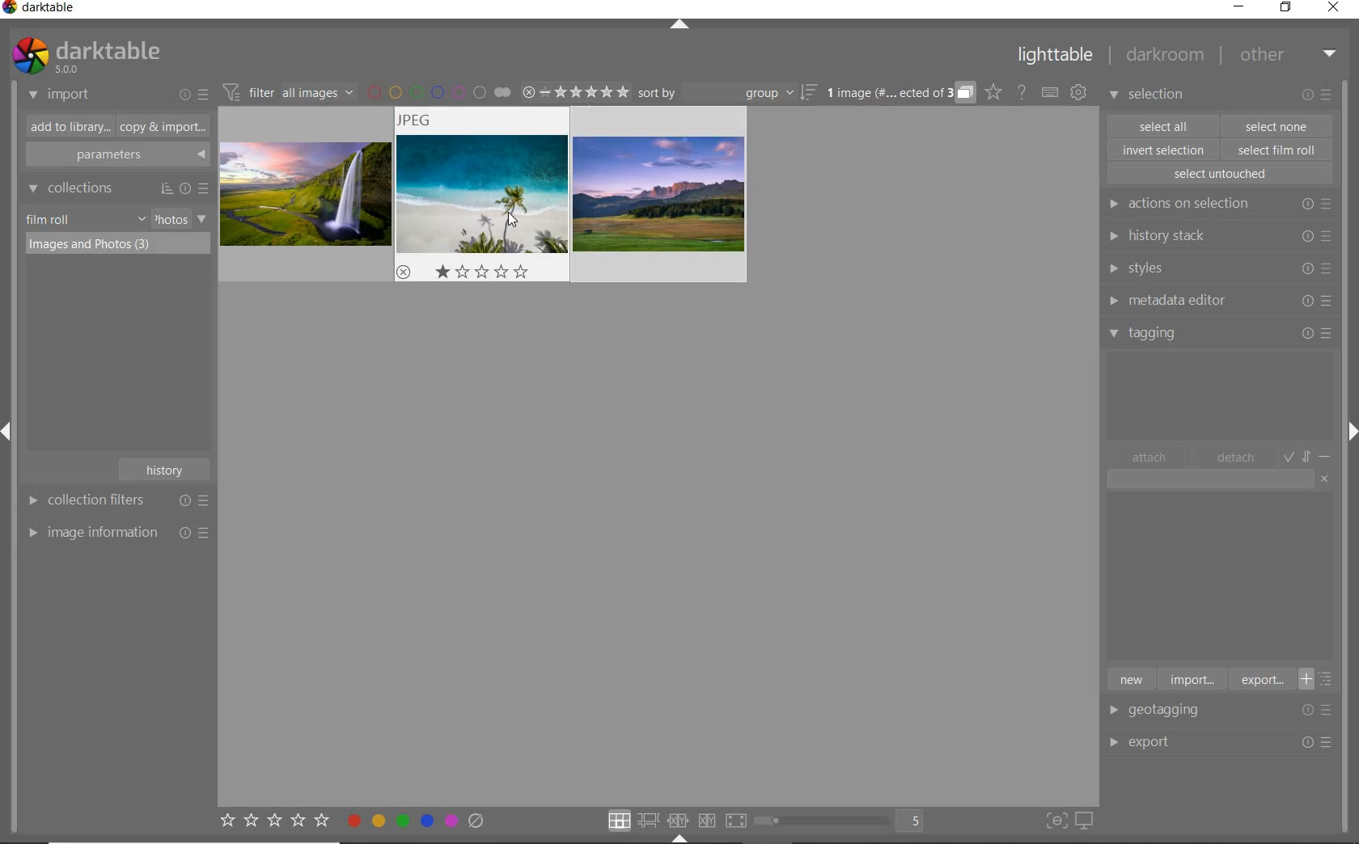  Describe the element at coordinates (1217, 301) in the screenshot. I see `metadata editor` at that location.